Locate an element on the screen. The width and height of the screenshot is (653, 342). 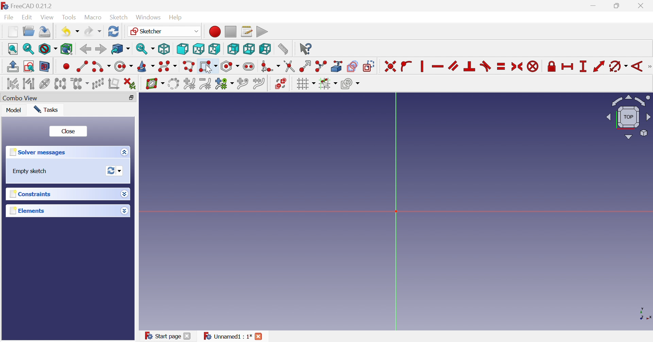
View is located at coordinates (48, 18).